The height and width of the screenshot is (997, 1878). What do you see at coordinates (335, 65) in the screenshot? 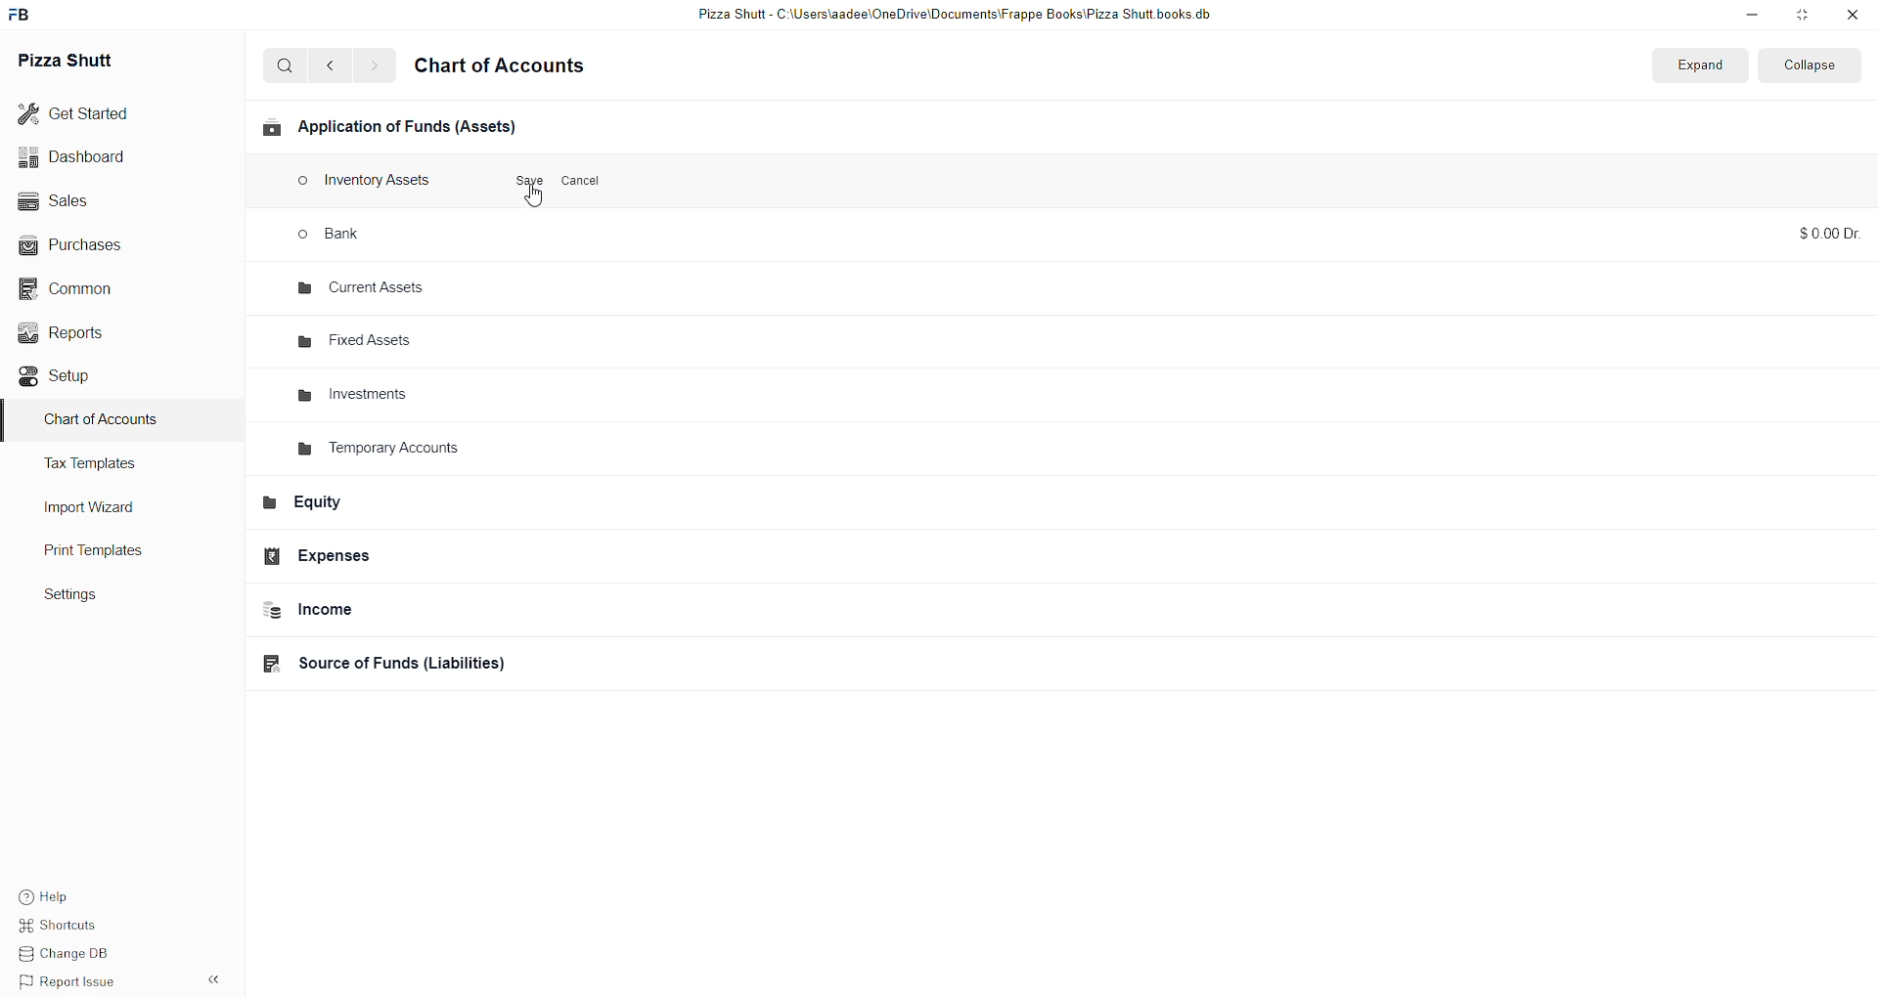
I see `go back ` at bounding box center [335, 65].